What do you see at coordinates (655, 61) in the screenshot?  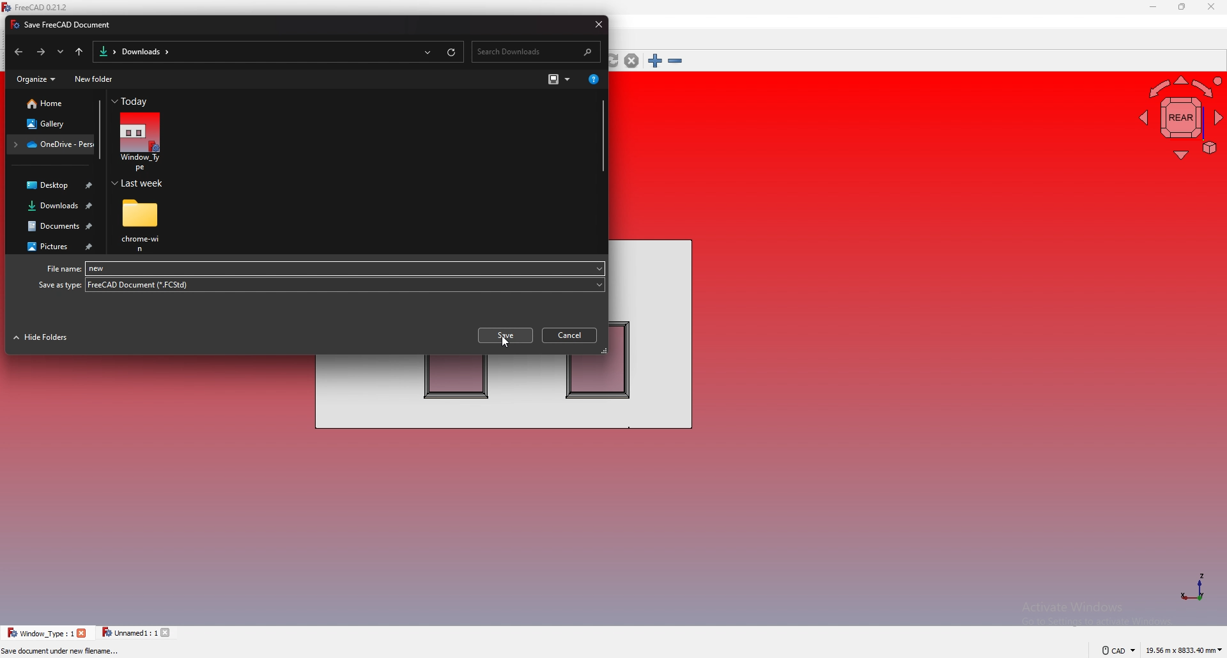 I see `zoom in` at bounding box center [655, 61].